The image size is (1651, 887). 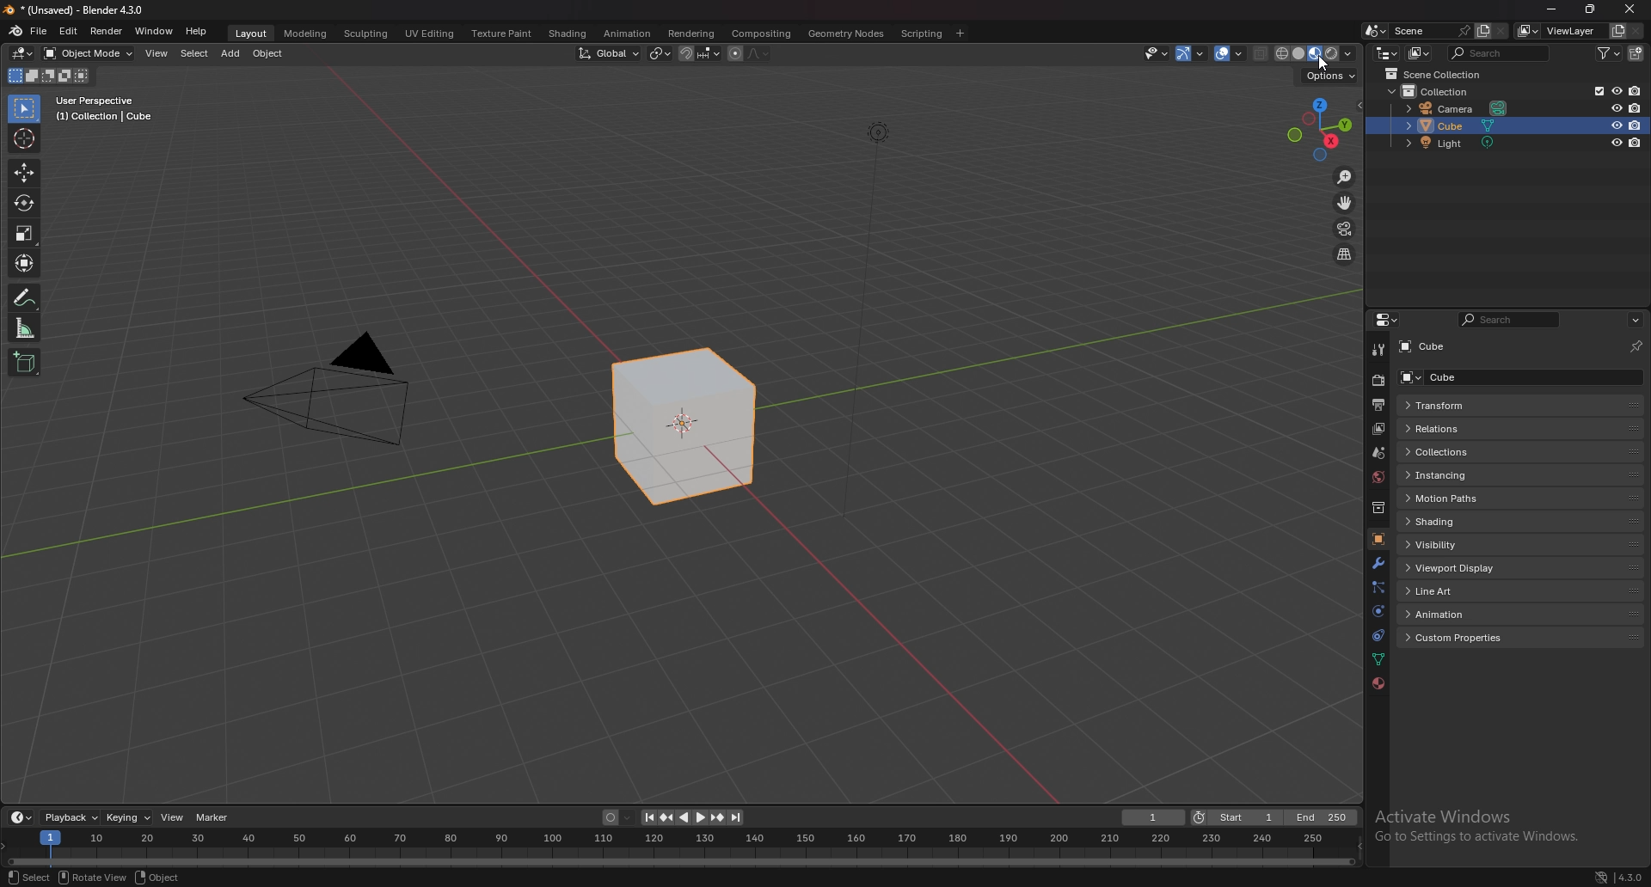 What do you see at coordinates (1486, 498) in the screenshot?
I see `motion paths` at bounding box center [1486, 498].